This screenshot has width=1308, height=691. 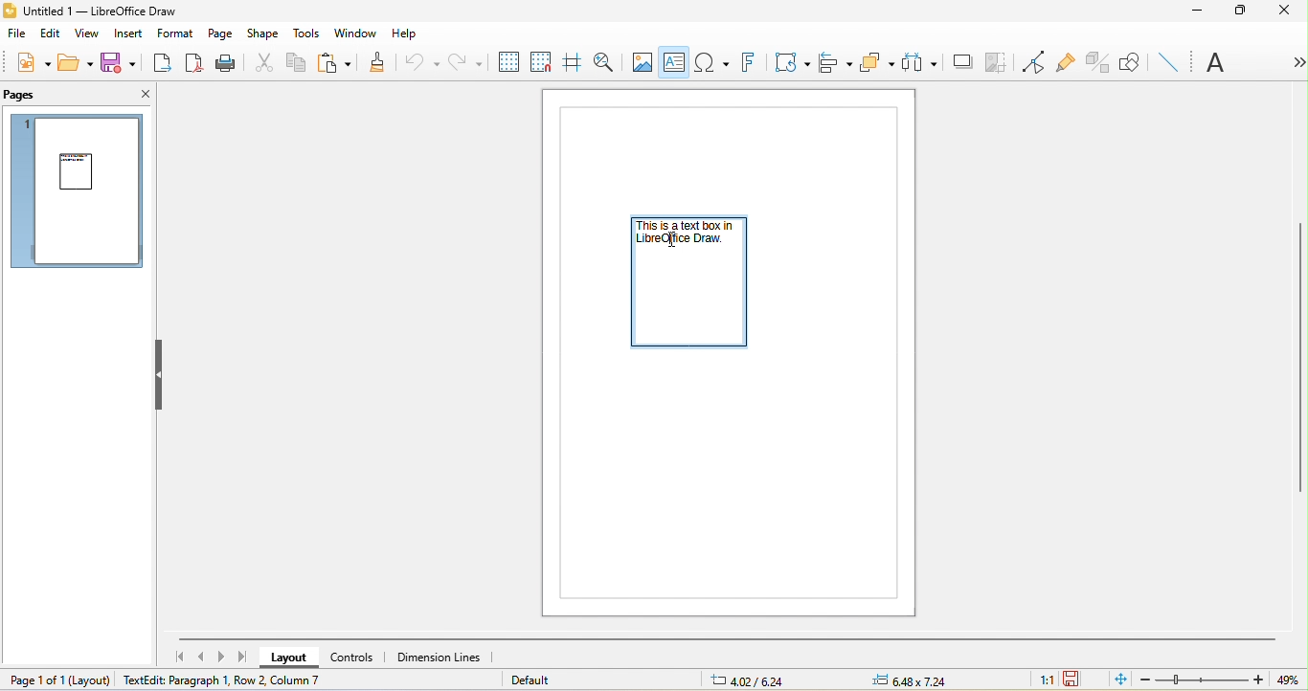 What do you see at coordinates (602, 61) in the screenshot?
I see `zoom and pan` at bounding box center [602, 61].